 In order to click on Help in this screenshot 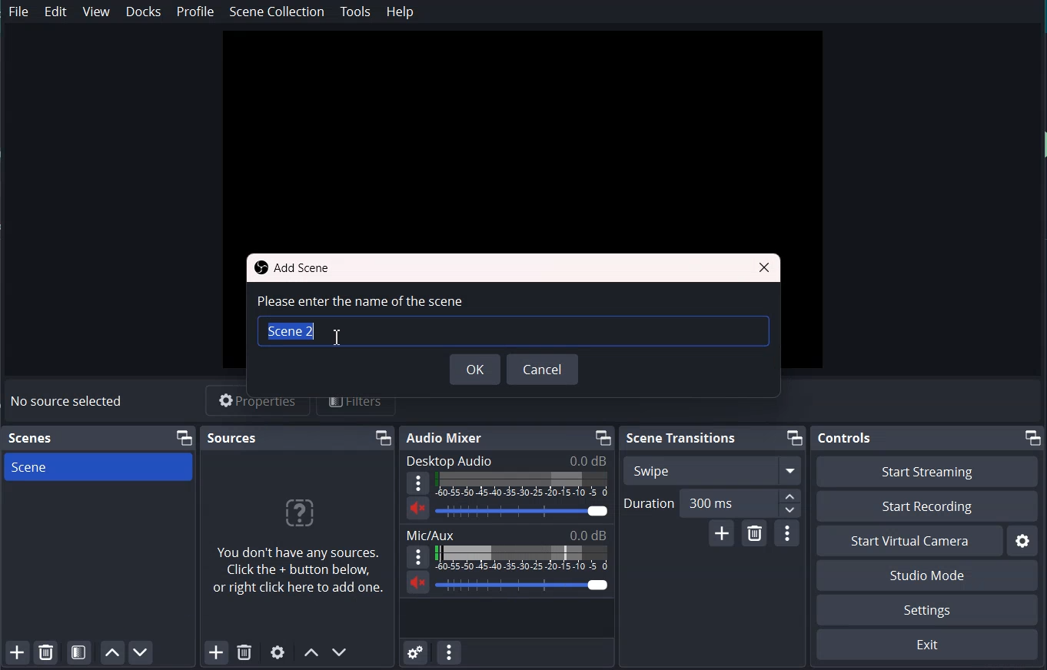, I will do `click(401, 12)`.